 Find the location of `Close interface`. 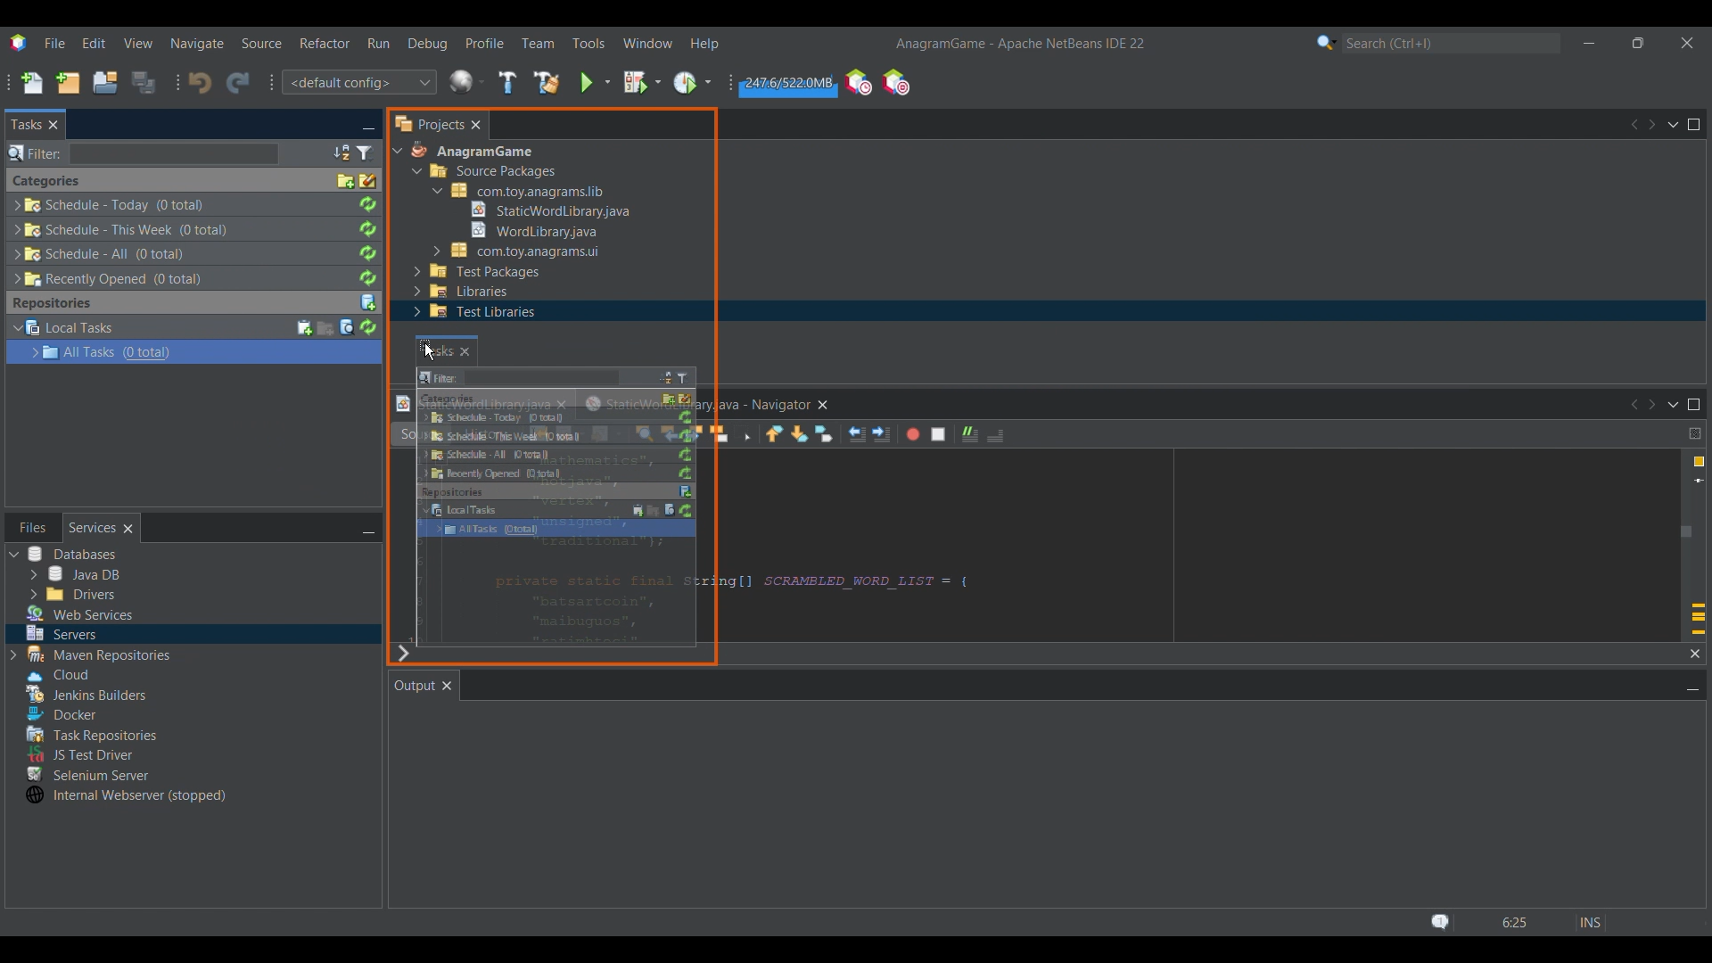

Close interface is located at coordinates (1687, 43).